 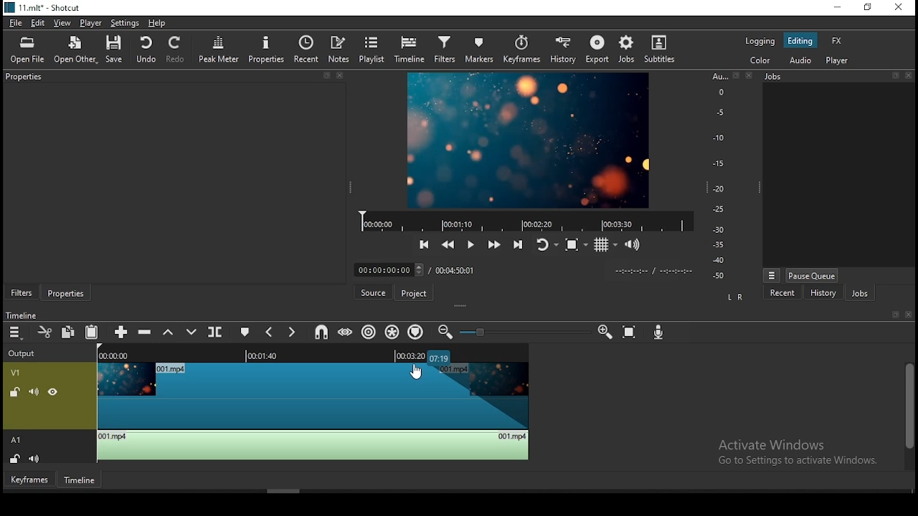 I want to click on append, so click(x=121, y=331).